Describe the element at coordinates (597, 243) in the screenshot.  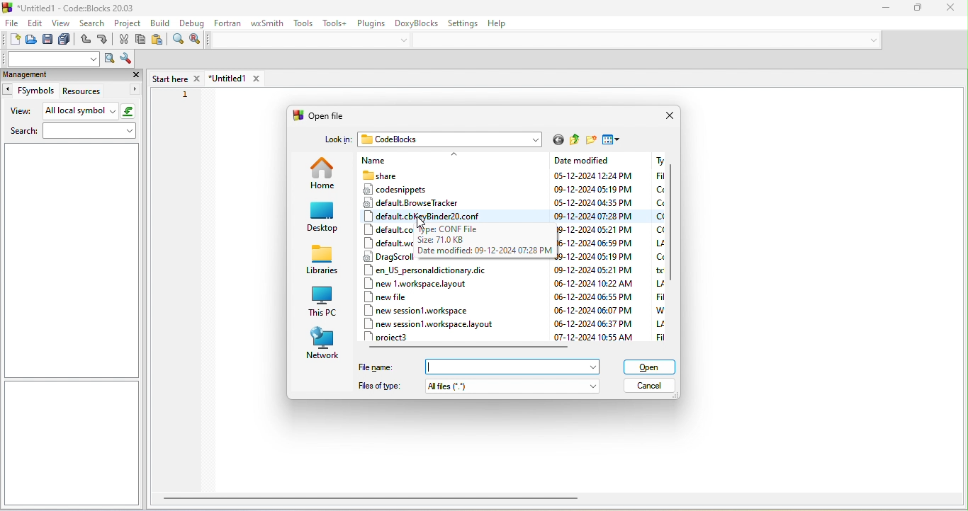
I see `date` at that location.